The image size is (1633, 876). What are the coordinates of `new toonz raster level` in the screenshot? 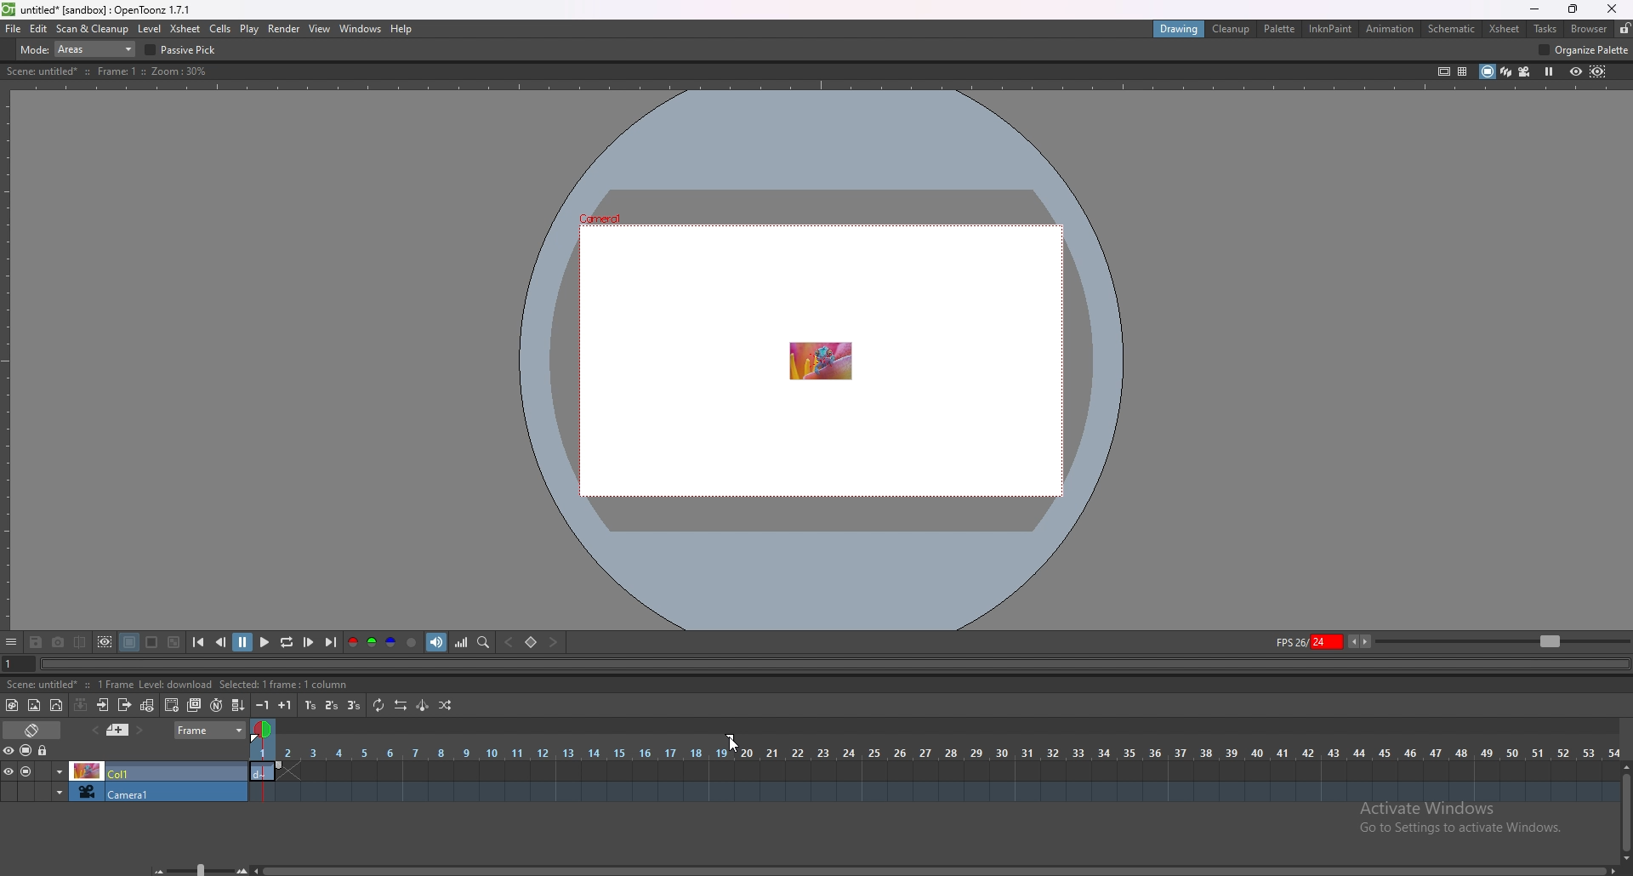 It's located at (13, 705).